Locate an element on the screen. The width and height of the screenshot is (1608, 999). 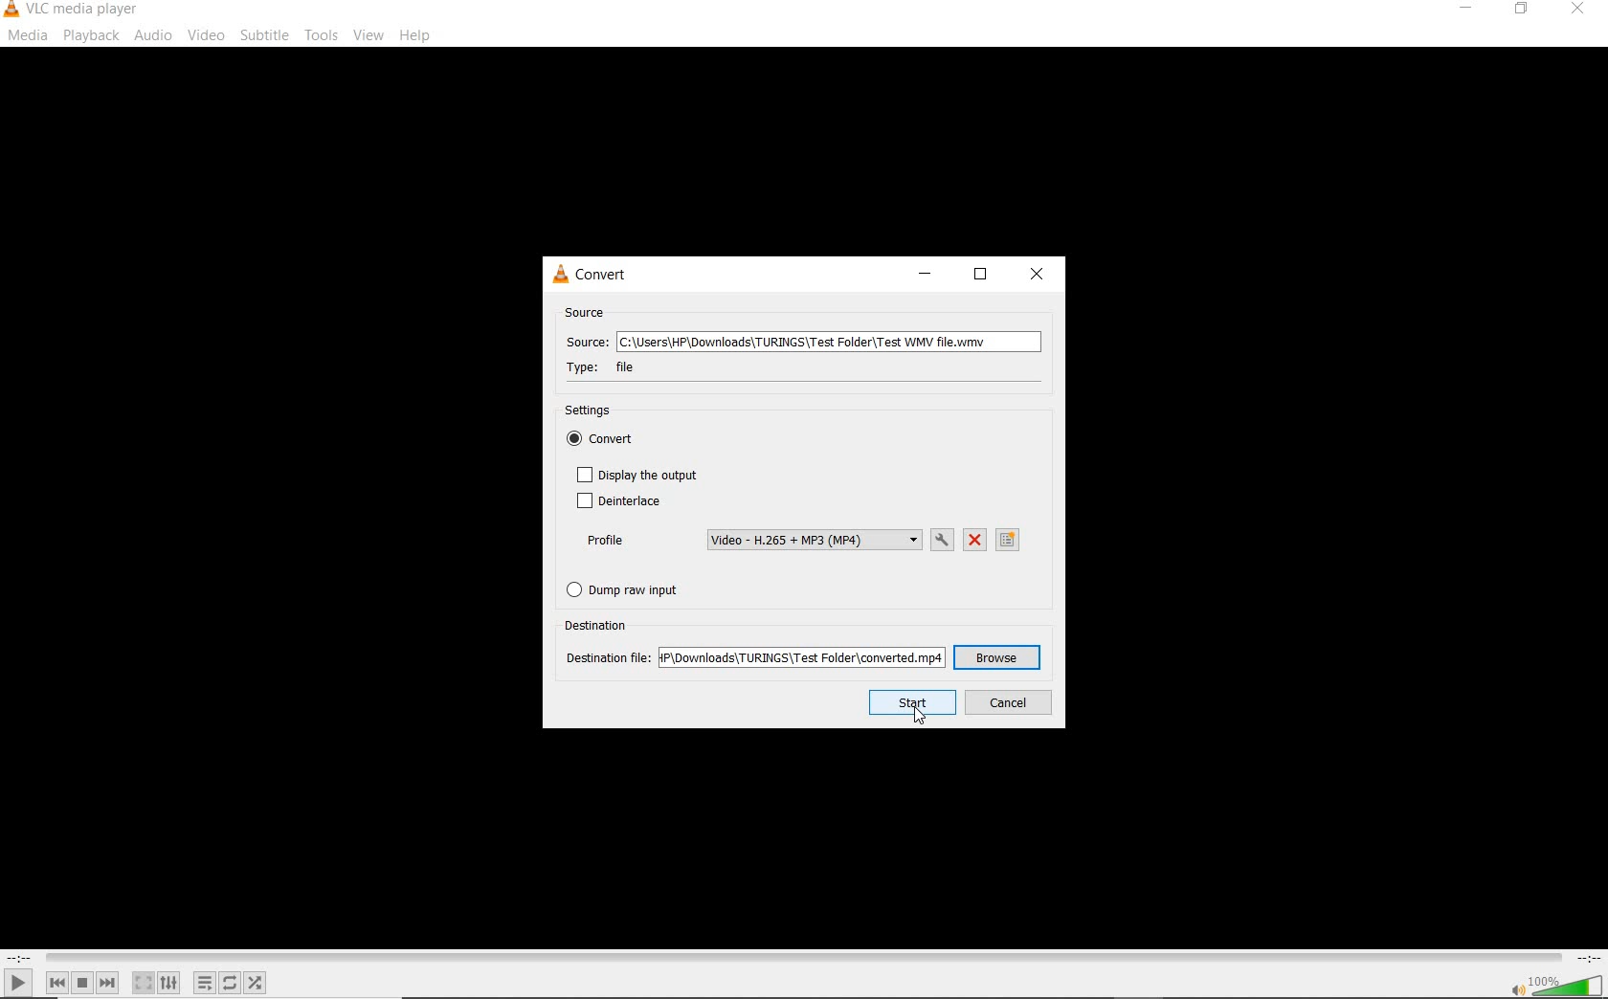
show extended settings is located at coordinates (168, 983).